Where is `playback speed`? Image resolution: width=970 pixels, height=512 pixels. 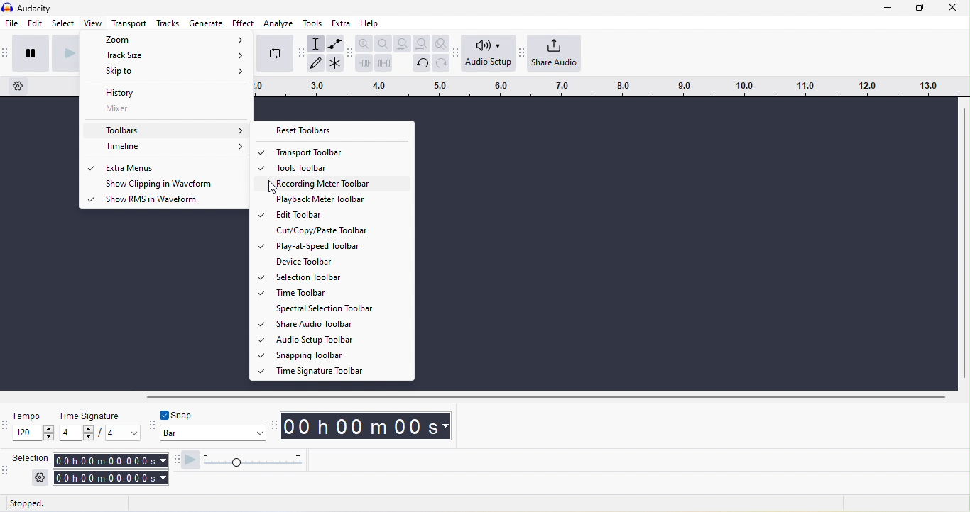 playback speed is located at coordinates (252, 461).